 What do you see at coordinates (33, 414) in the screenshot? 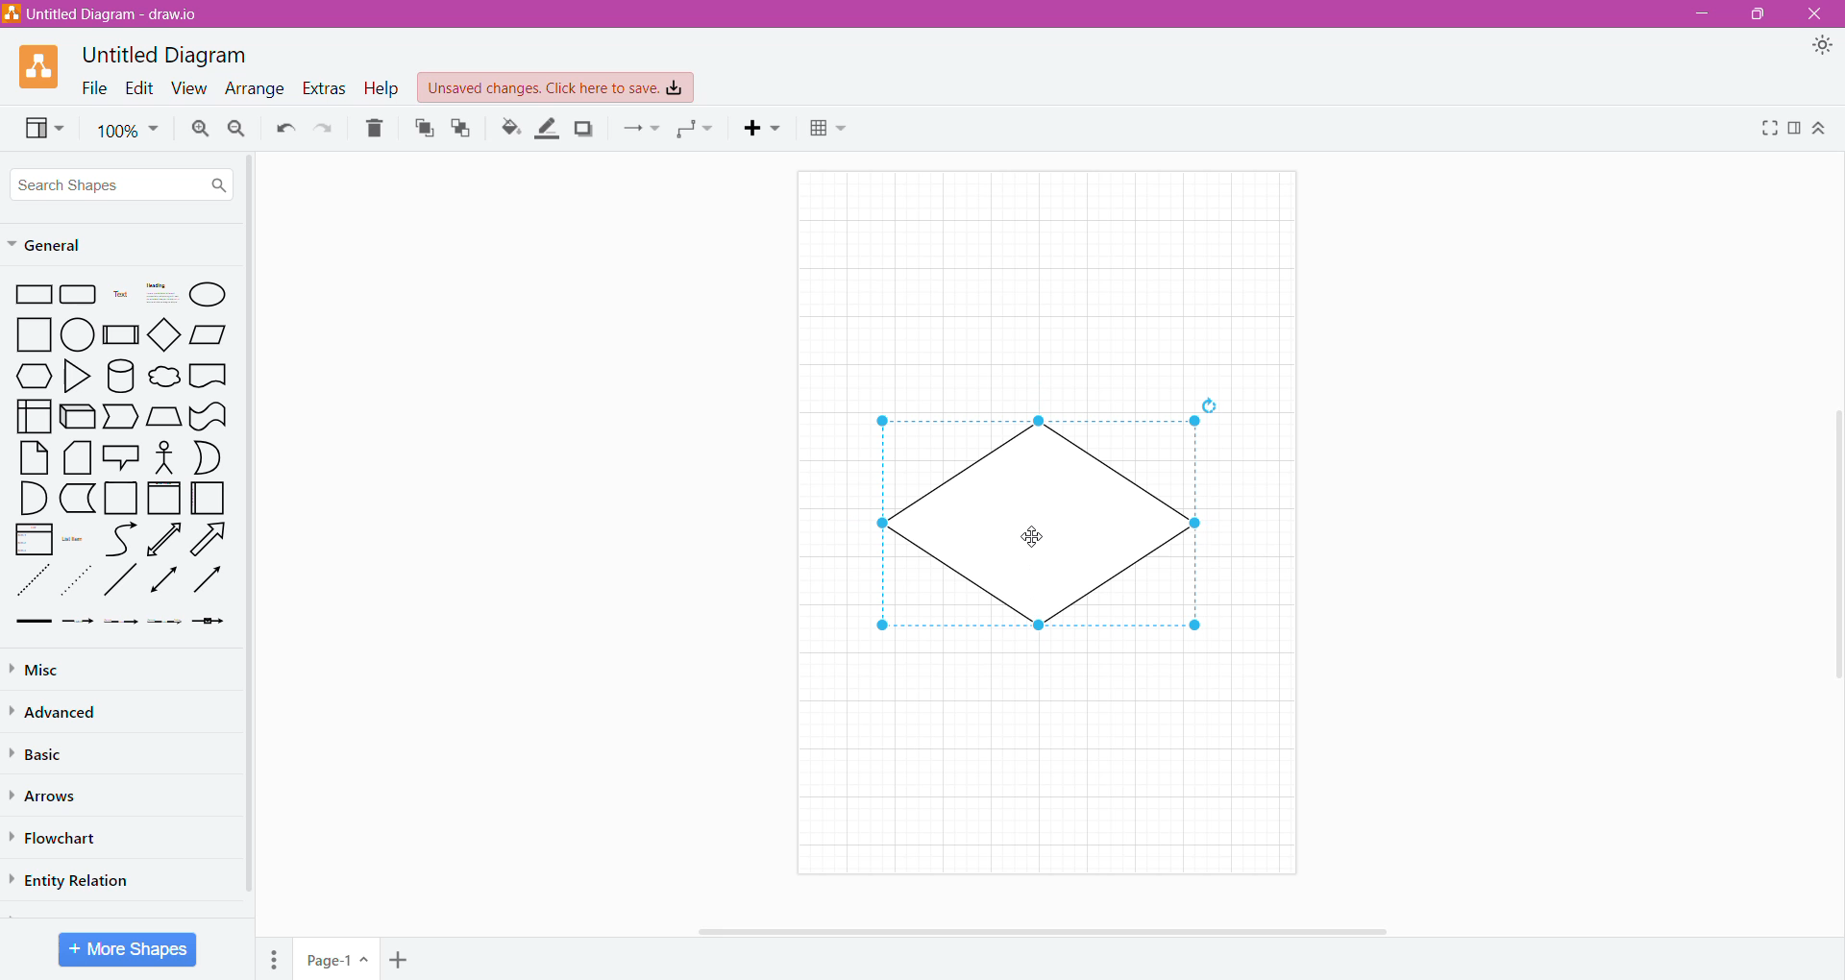
I see `Internal Document` at bounding box center [33, 414].